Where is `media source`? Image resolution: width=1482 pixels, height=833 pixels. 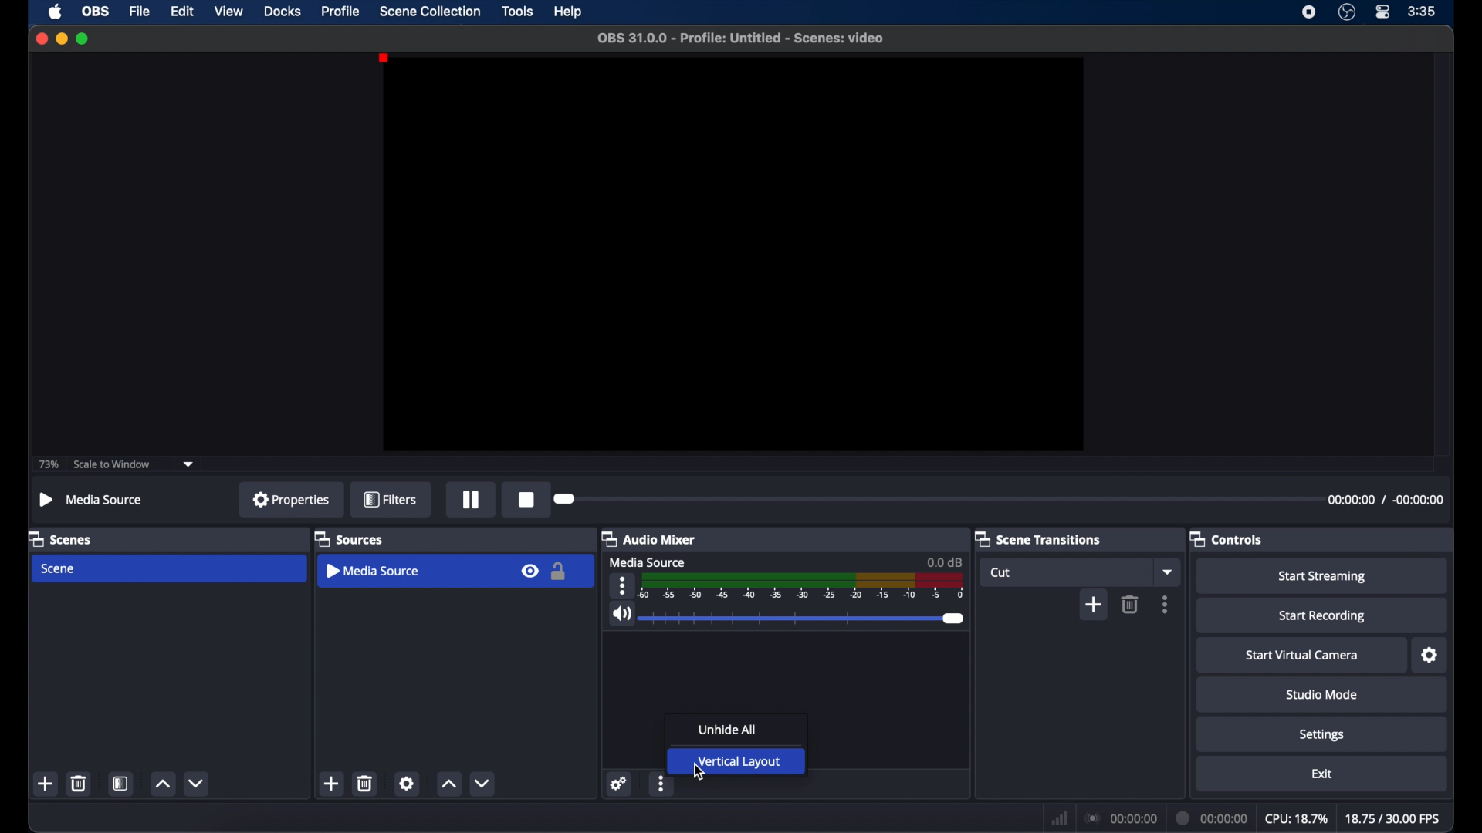
media source is located at coordinates (374, 570).